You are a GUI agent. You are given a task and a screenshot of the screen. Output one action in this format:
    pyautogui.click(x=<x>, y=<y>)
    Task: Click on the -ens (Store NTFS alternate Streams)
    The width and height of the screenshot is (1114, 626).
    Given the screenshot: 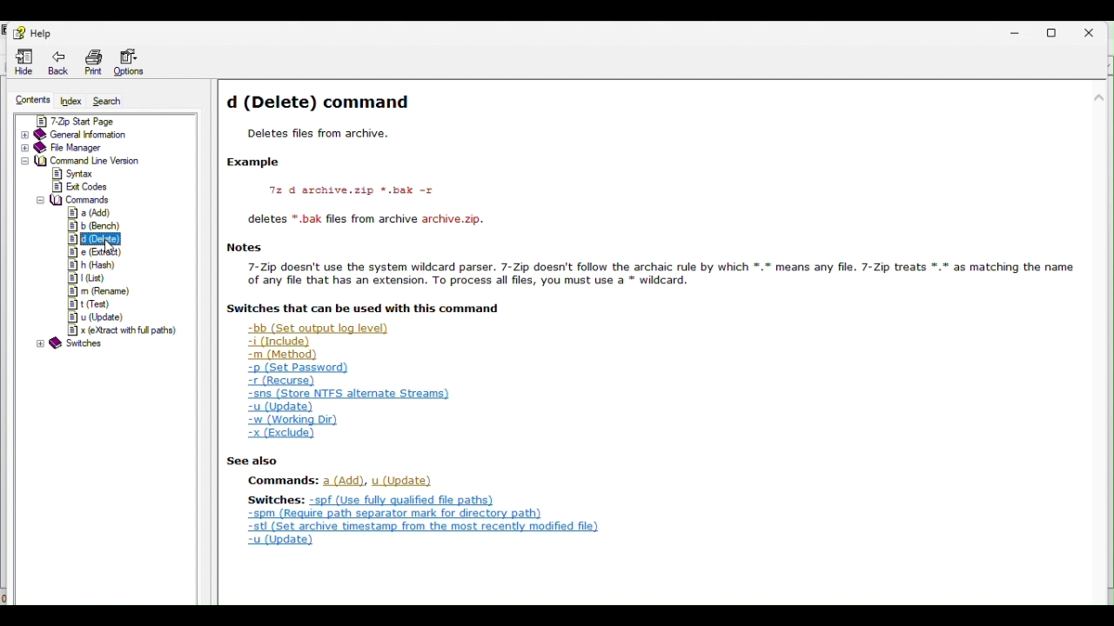 What is the action you would take?
    pyautogui.click(x=352, y=393)
    